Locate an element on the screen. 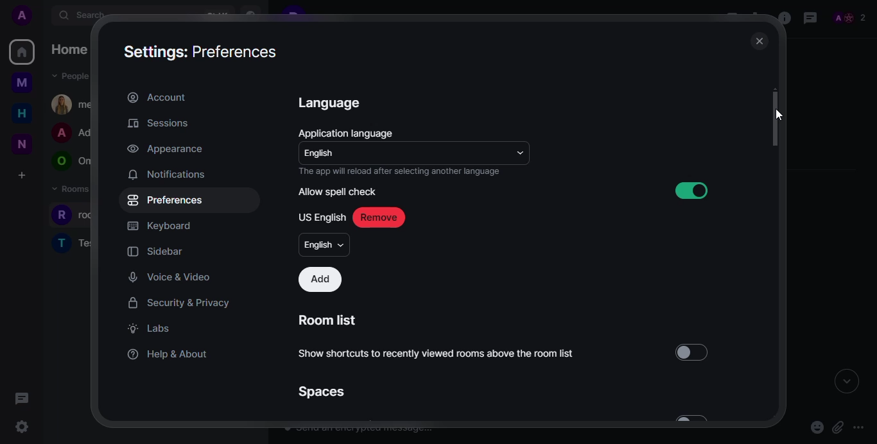 This screenshot has width=877, height=444. rooms dropdown is located at coordinates (74, 189).